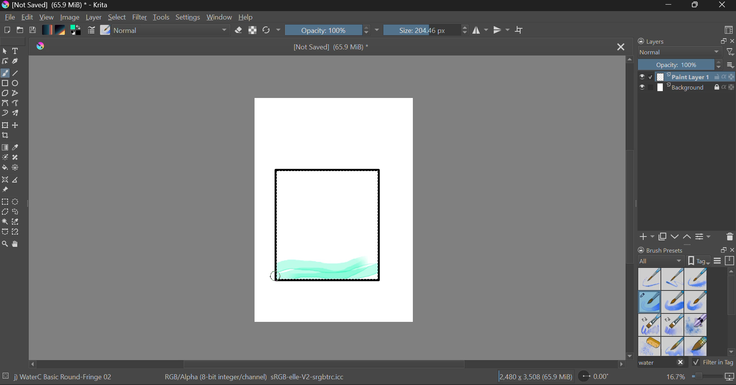 The image size is (736, 385). I want to click on Settings, so click(188, 17).